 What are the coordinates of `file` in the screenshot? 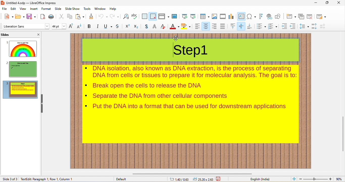 It's located at (5, 9).